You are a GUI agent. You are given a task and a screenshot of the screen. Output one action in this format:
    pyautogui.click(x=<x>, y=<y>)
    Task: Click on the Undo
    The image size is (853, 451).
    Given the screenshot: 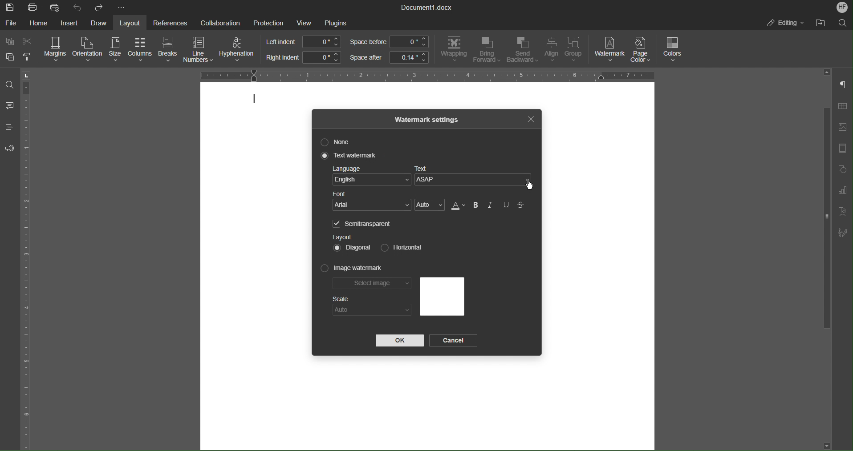 What is the action you would take?
    pyautogui.click(x=77, y=7)
    